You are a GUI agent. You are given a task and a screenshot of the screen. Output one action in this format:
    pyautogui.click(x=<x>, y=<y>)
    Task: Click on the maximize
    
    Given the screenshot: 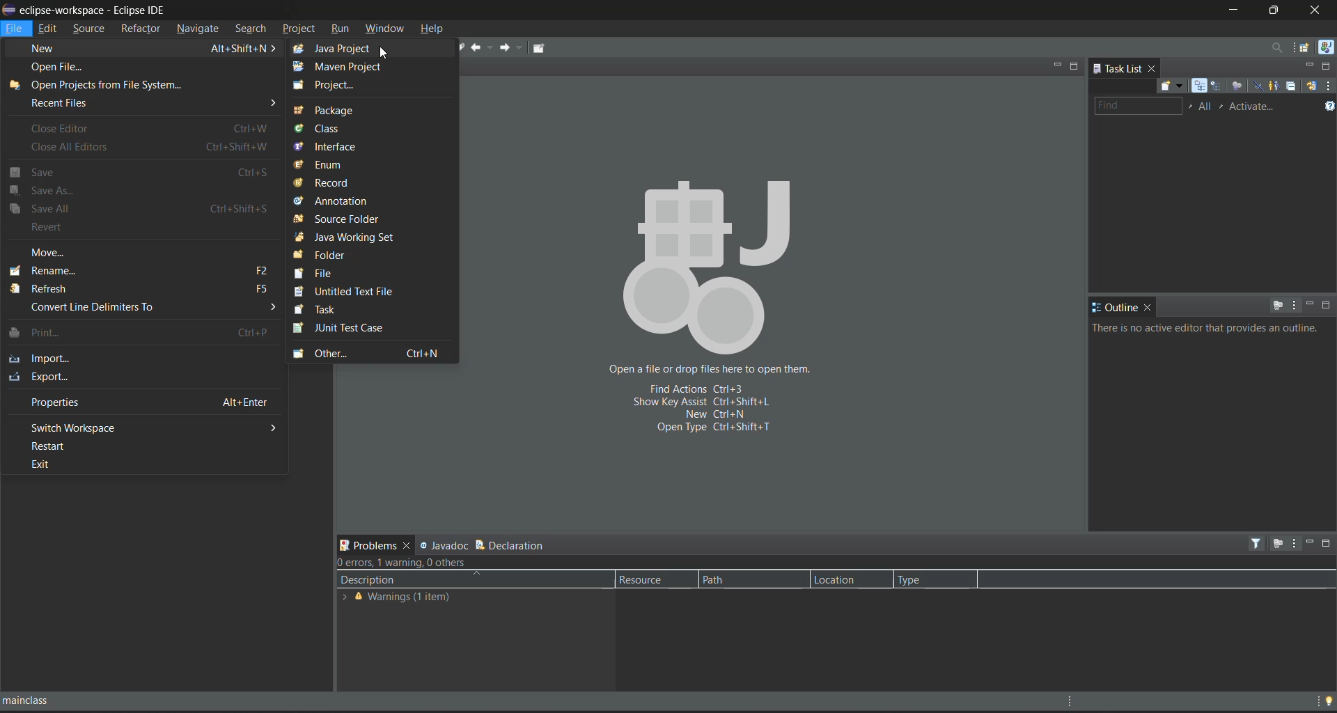 What is the action you would take?
    pyautogui.click(x=1329, y=544)
    